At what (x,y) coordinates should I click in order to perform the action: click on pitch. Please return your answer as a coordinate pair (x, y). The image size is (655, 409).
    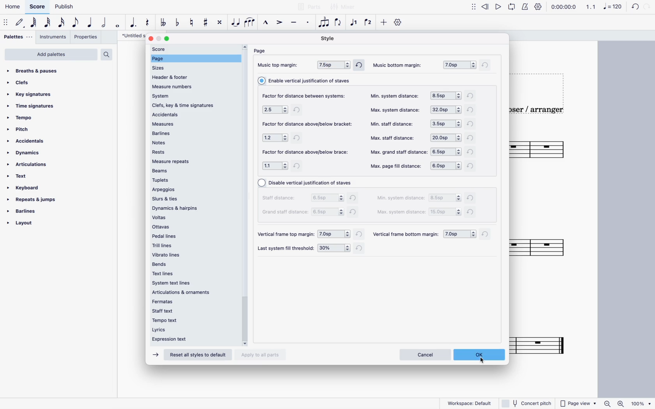
    Looking at the image, I should click on (21, 129).